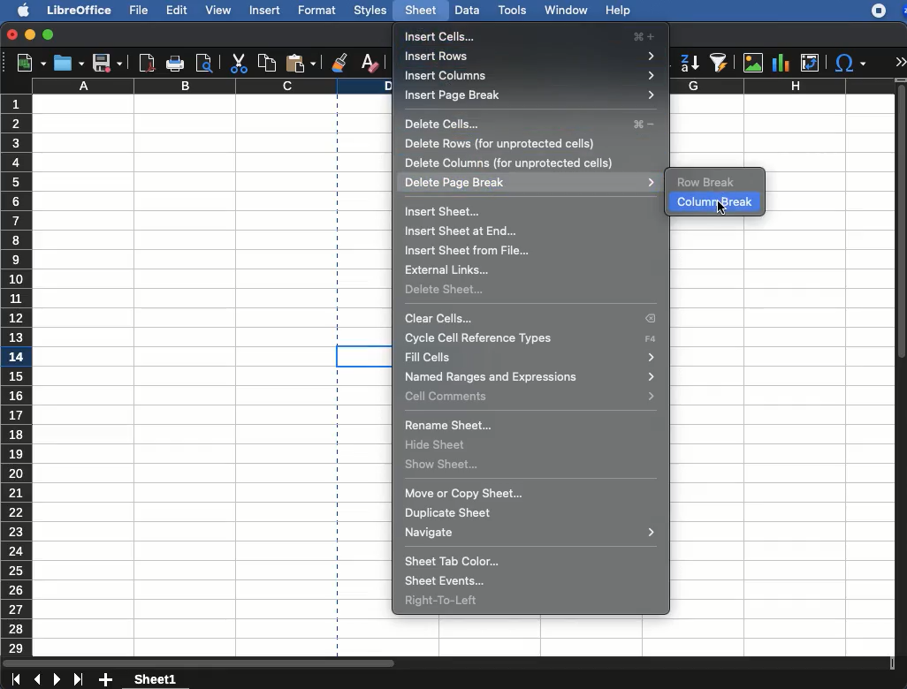 The width and height of the screenshot is (907, 689). I want to click on fill cells, so click(532, 358).